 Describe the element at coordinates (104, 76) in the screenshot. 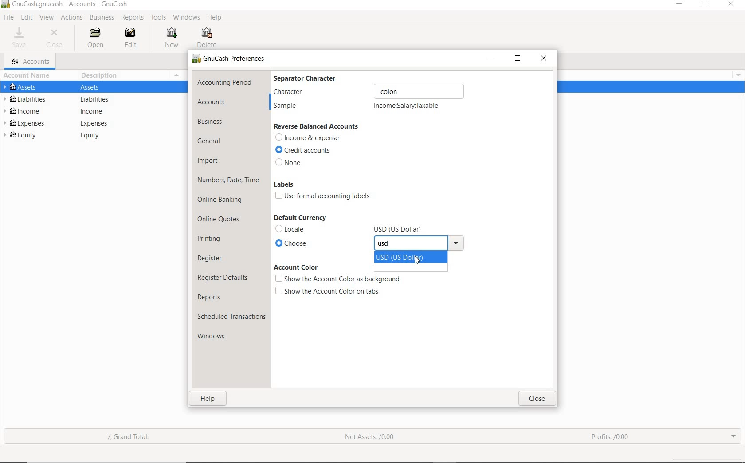

I see `DESCRIPTION` at that location.